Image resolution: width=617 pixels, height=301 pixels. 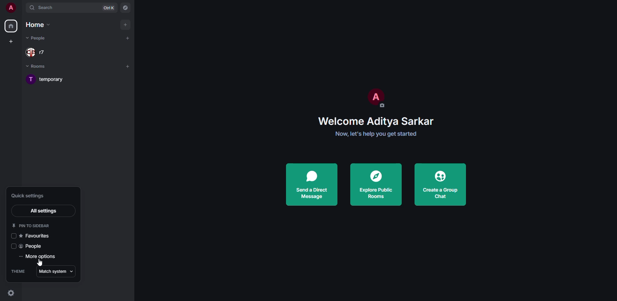 I want to click on room, so click(x=54, y=79).